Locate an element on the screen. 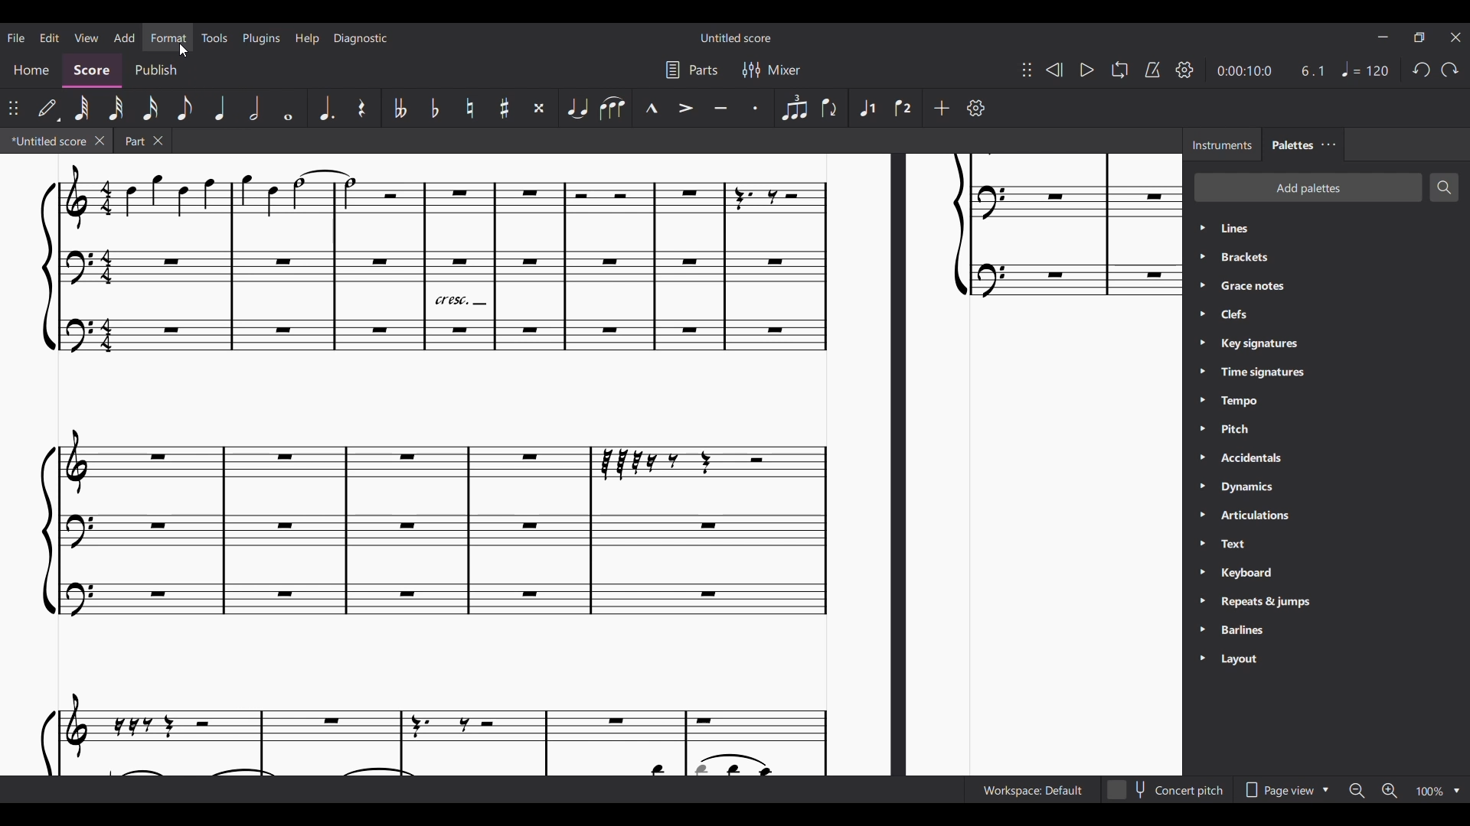  Mixer settings is located at coordinates (771, 69).